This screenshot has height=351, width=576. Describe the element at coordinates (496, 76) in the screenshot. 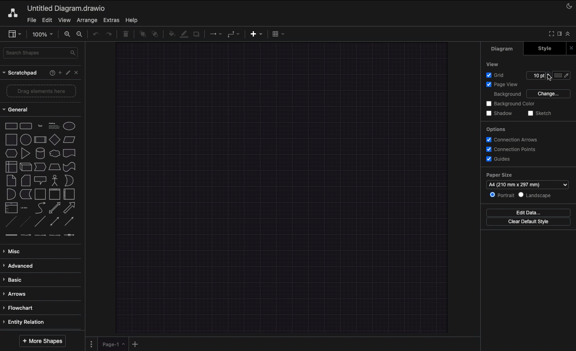

I see `Grid` at that location.